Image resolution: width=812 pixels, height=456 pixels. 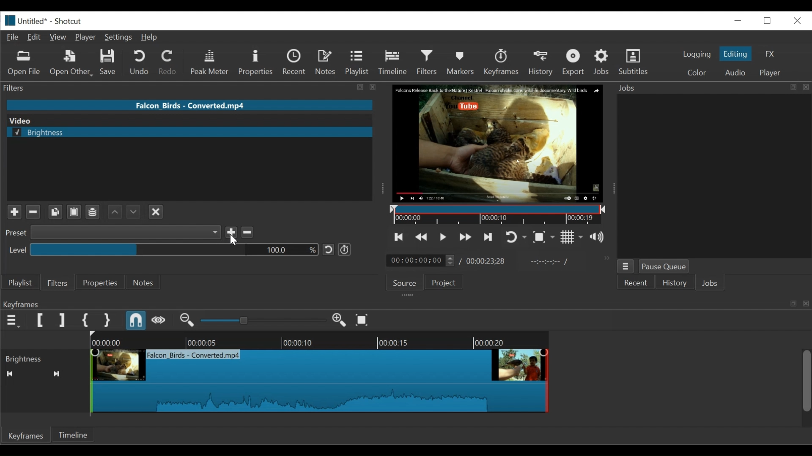 What do you see at coordinates (192, 88) in the screenshot?
I see `Filters Panel` at bounding box center [192, 88].